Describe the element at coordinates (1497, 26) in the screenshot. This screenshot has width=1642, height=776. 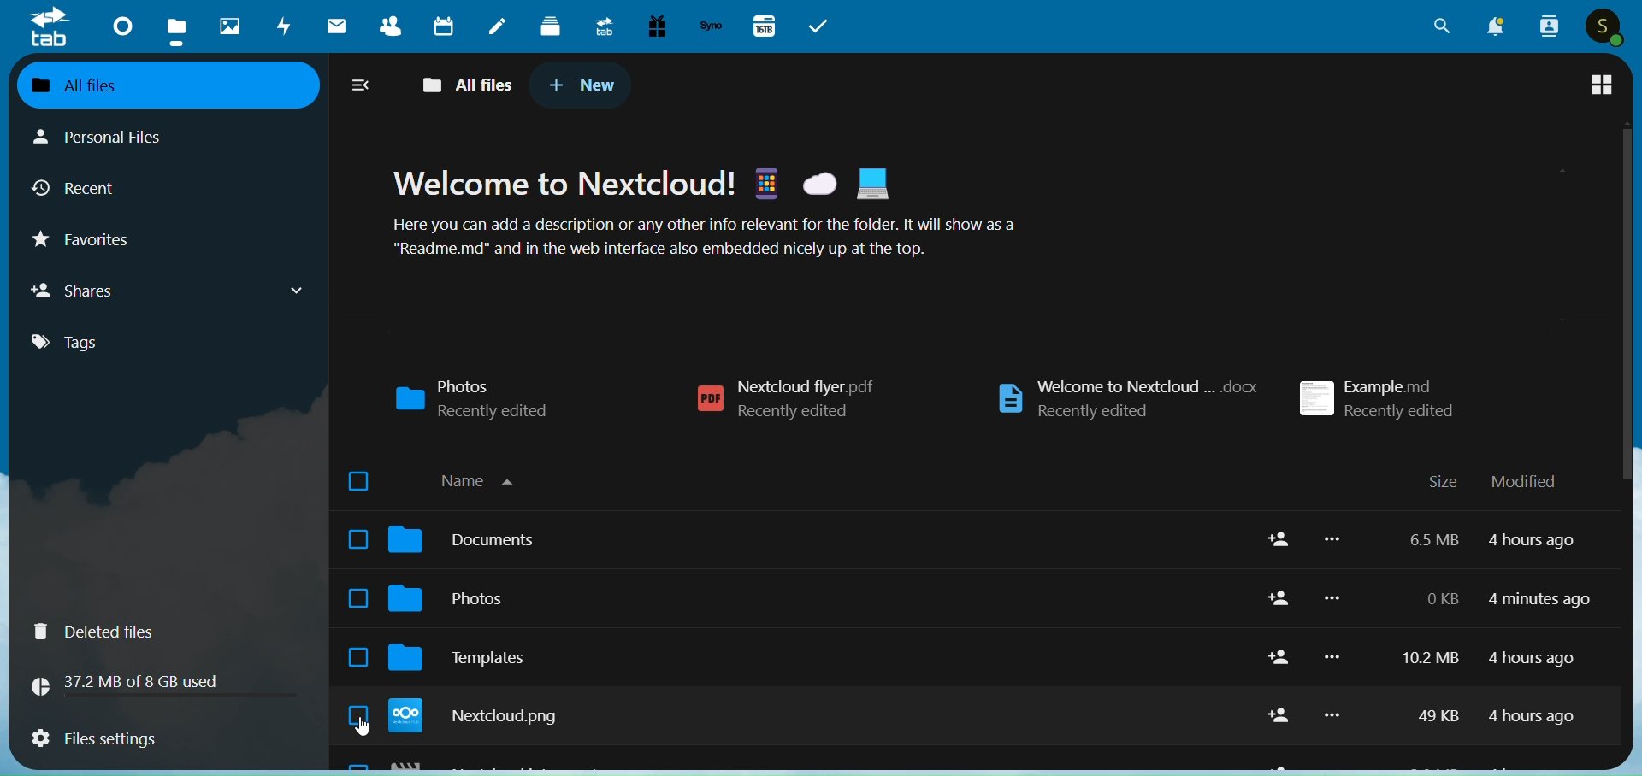
I see `notification` at that location.